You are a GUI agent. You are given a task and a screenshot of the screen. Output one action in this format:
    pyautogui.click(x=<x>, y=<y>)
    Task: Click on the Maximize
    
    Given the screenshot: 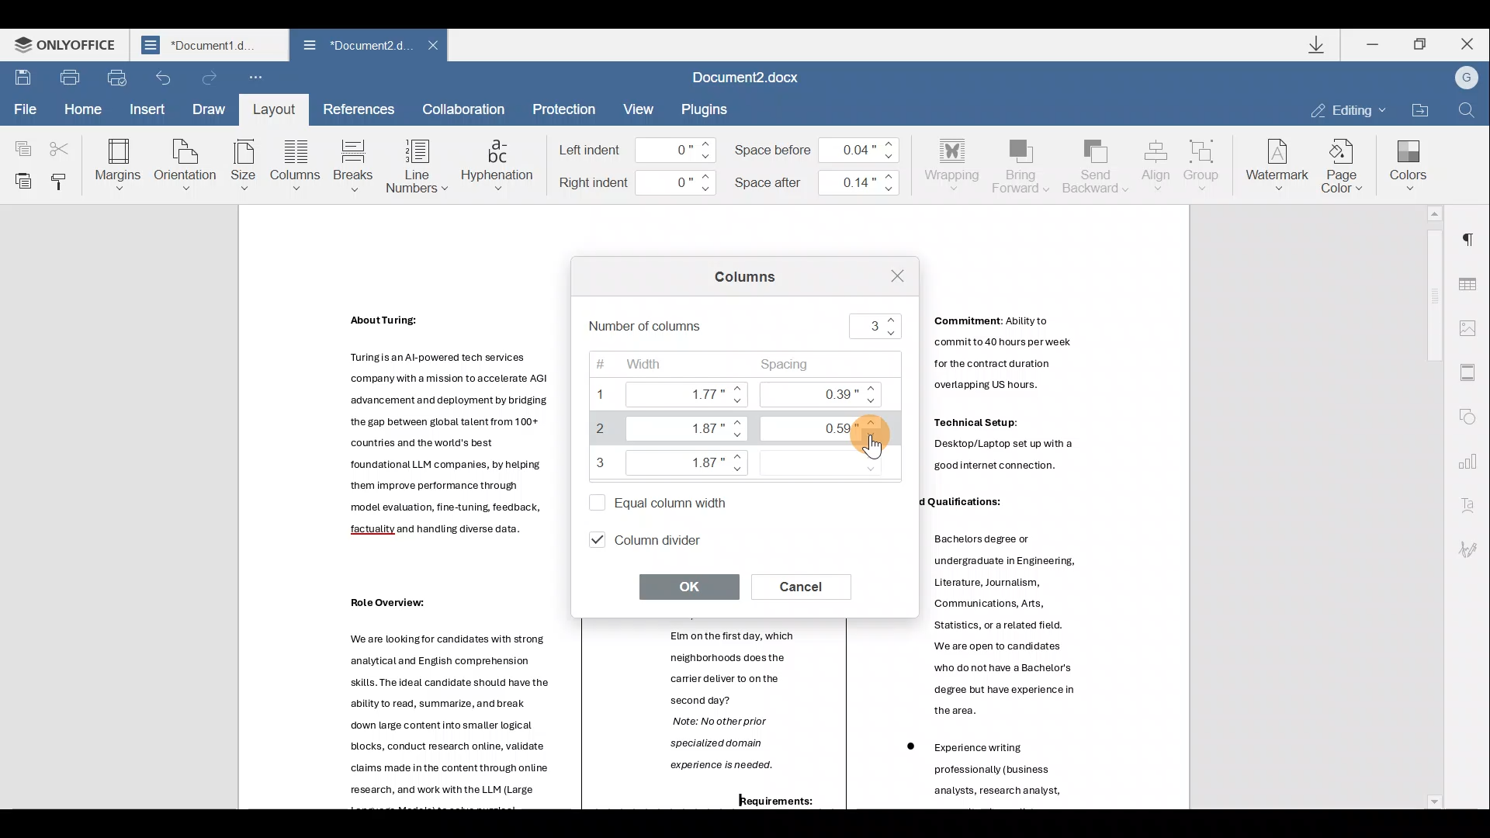 What is the action you would take?
    pyautogui.click(x=1422, y=43)
    